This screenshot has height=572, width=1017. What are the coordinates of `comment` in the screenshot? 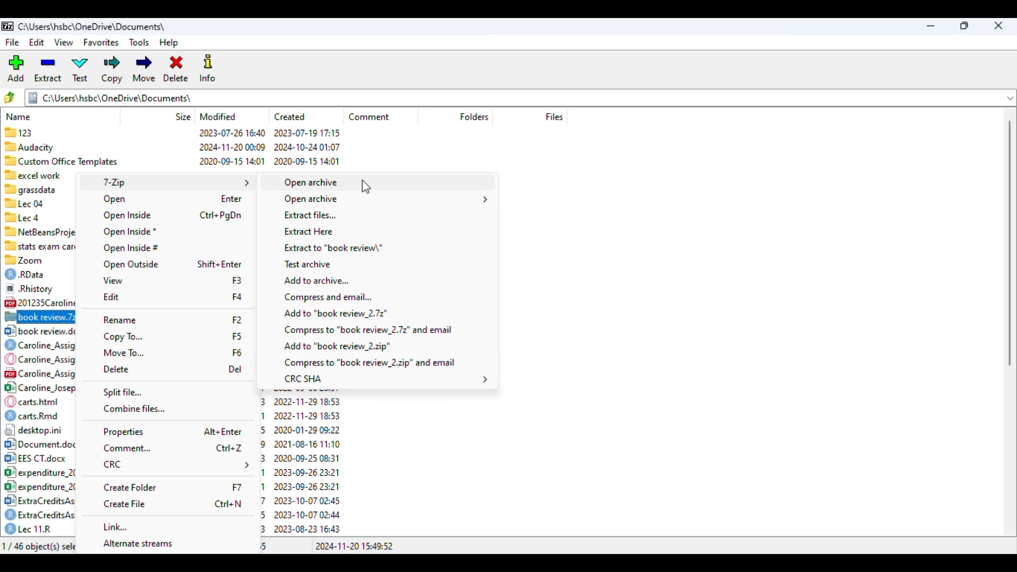 It's located at (127, 449).